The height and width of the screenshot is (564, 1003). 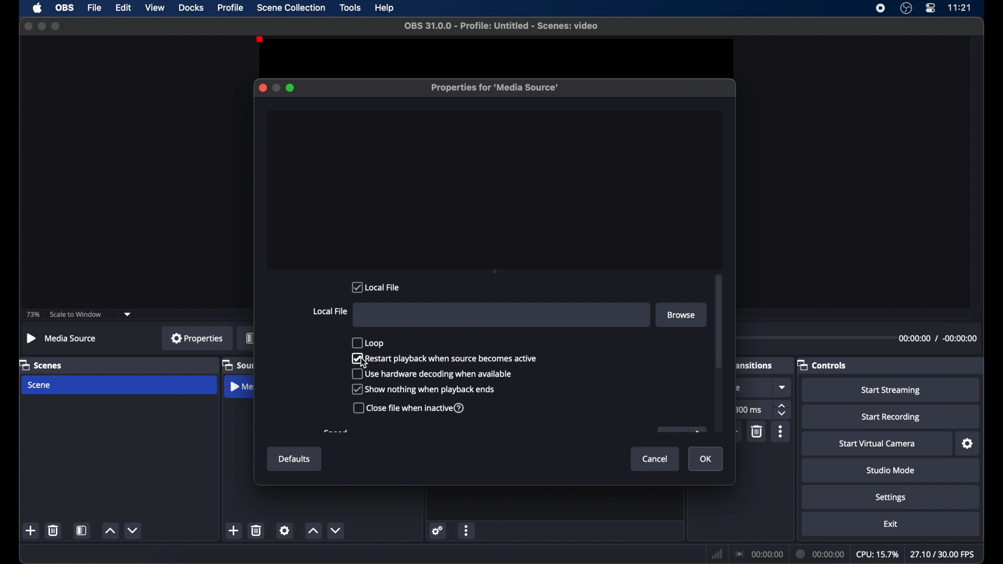 What do you see at coordinates (748, 409) in the screenshot?
I see `300 ms` at bounding box center [748, 409].